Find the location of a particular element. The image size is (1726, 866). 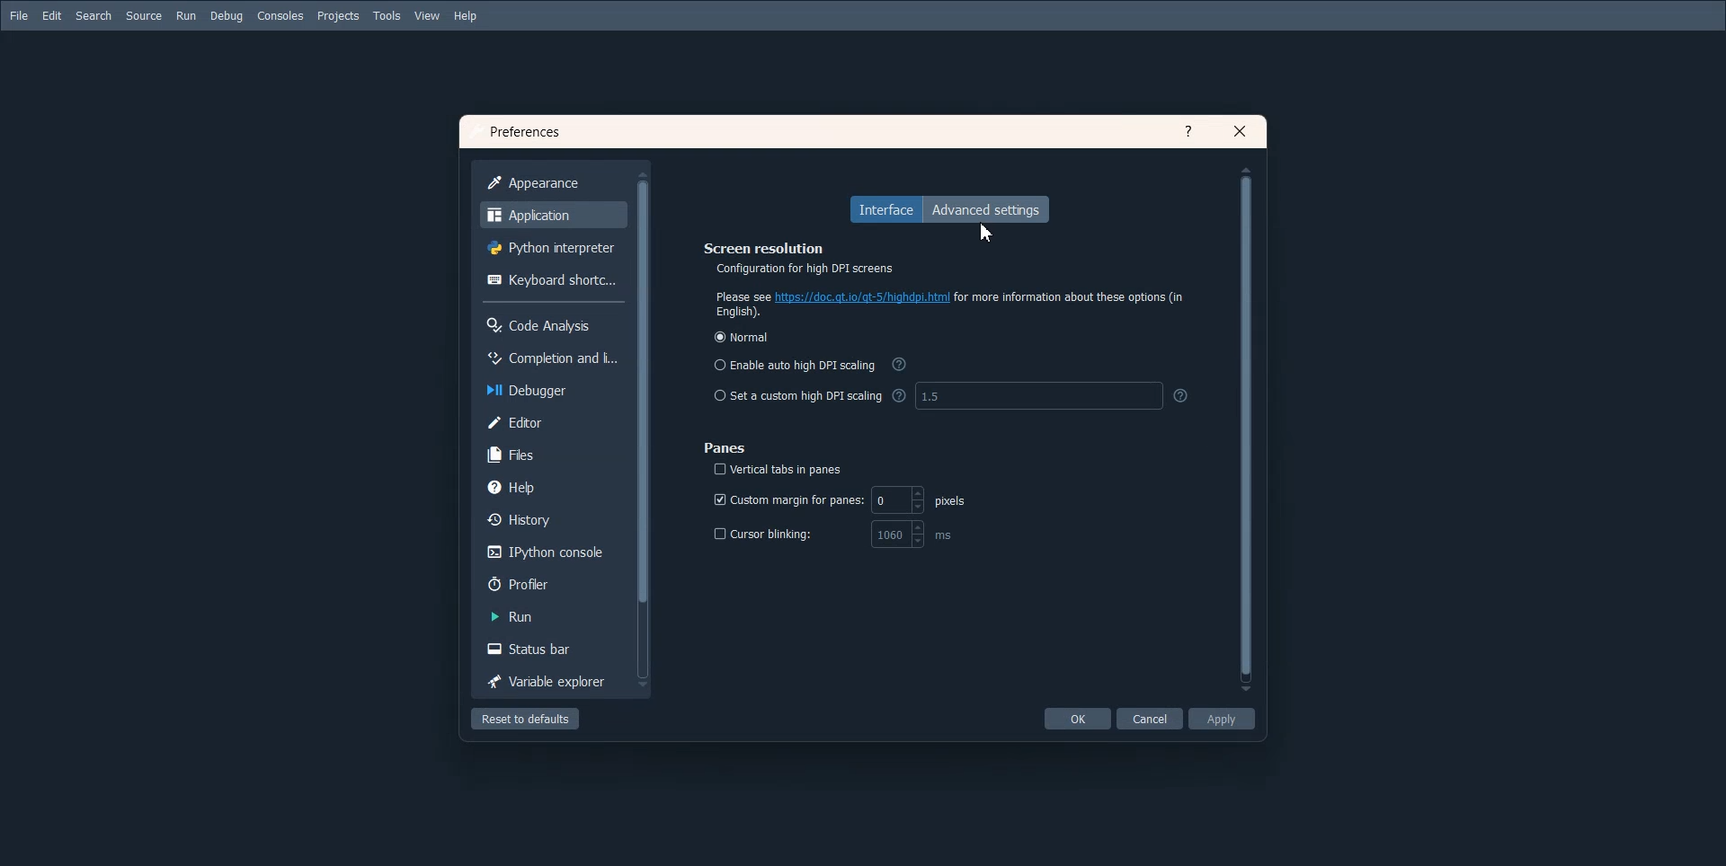

Tools  is located at coordinates (387, 15).